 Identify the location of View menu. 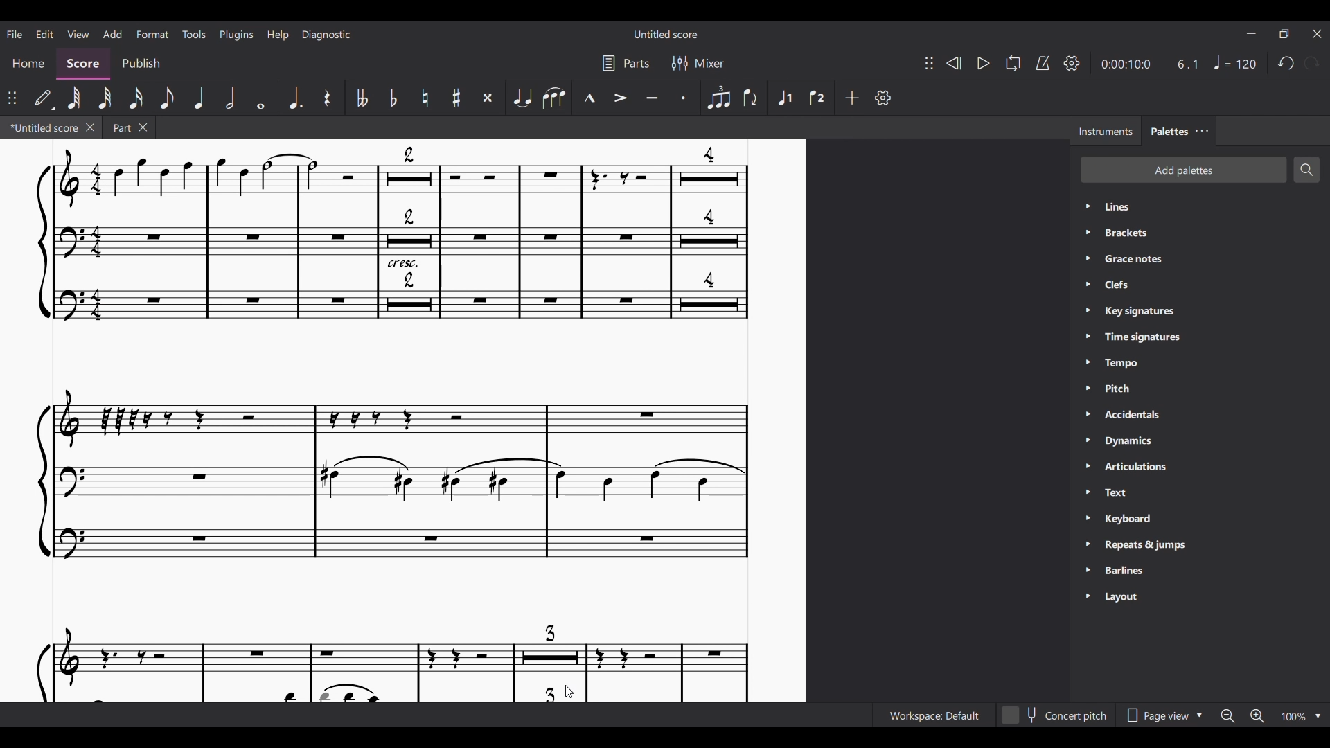
(78, 34).